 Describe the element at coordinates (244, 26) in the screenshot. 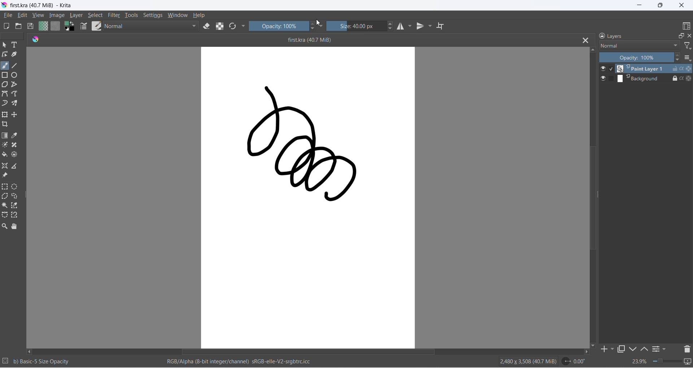

I see `rotation and flow` at that location.